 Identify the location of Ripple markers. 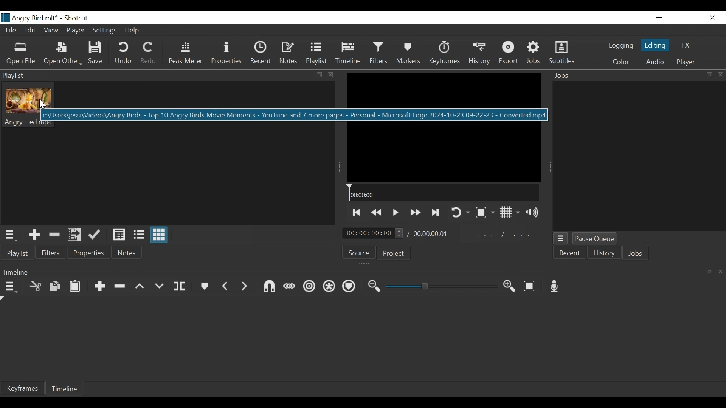
(349, 287).